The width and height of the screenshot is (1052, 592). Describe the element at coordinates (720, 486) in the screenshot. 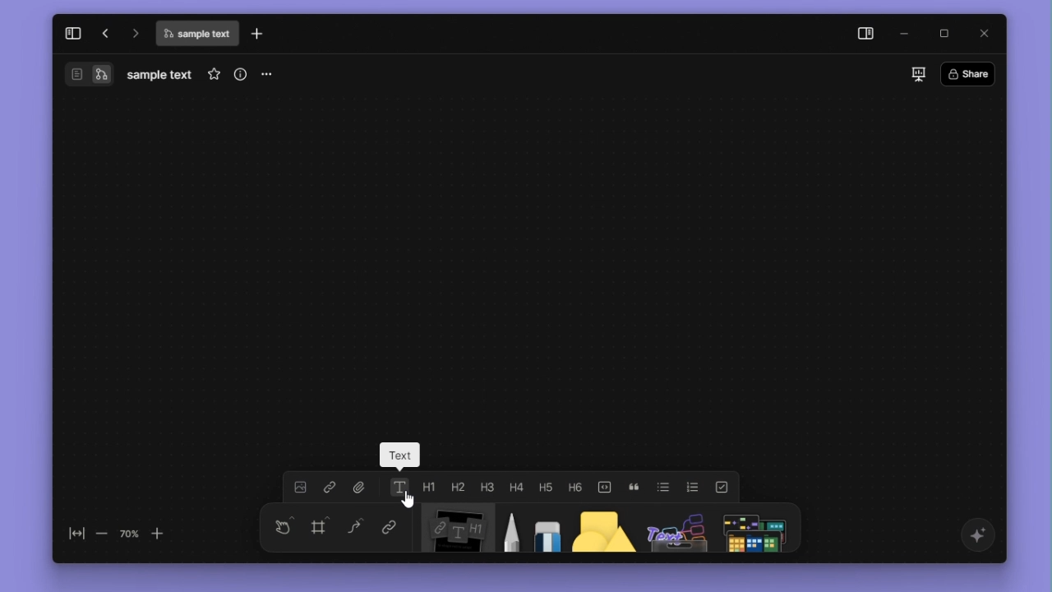

I see `to do list` at that location.